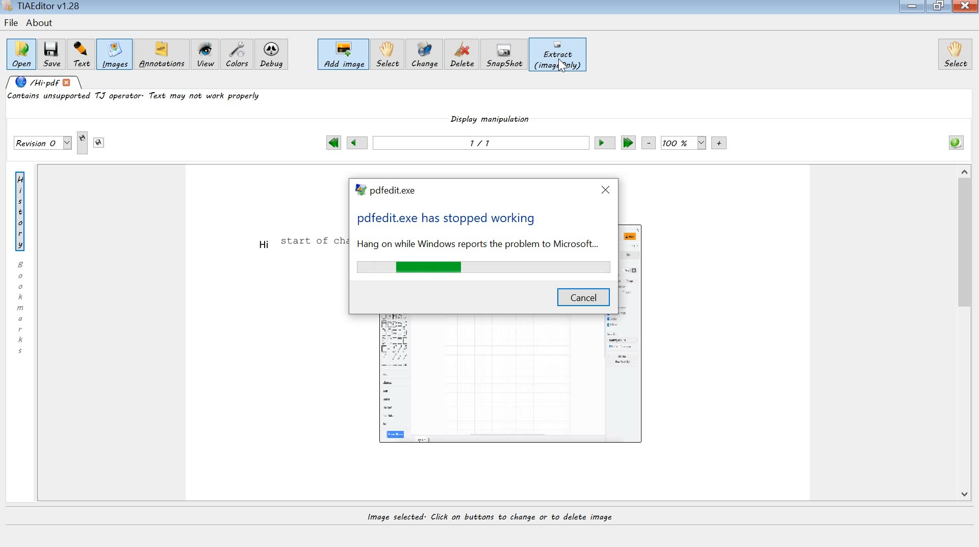 The height and width of the screenshot is (547, 979). What do you see at coordinates (506, 518) in the screenshot?
I see `image selected. click on buttons to change or delete image` at bounding box center [506, 518].